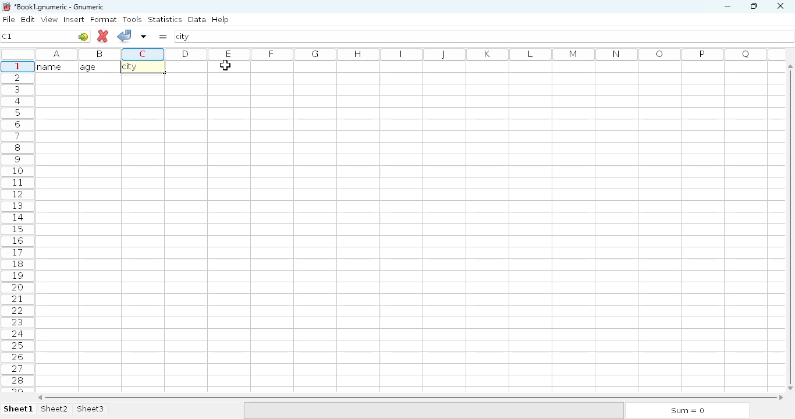 The width and height of the screenshot is (795, 419). I want to click on help, so click(220, 20).